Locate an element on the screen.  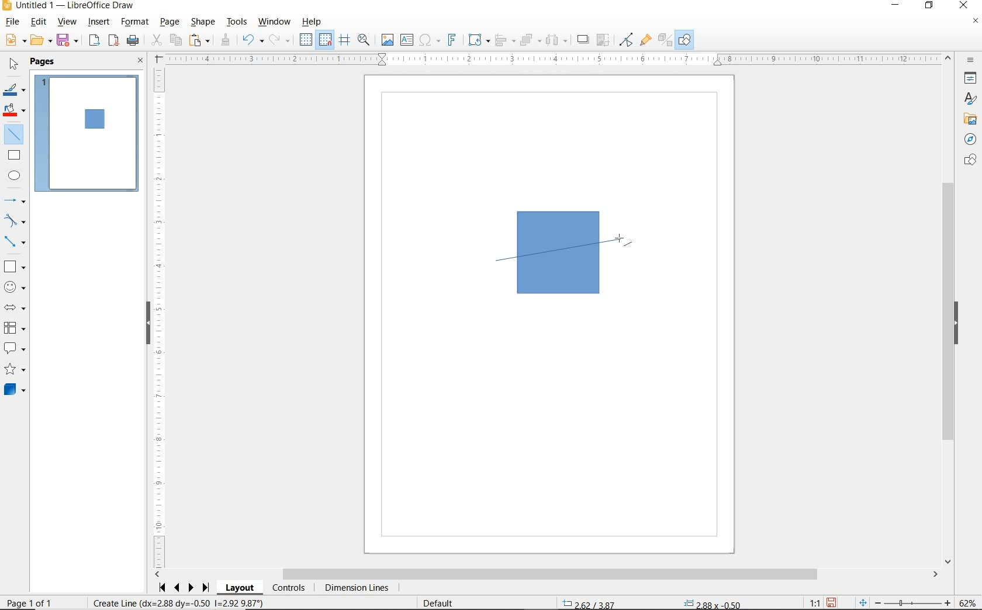
SAVE is located at coordinates (68, 41).